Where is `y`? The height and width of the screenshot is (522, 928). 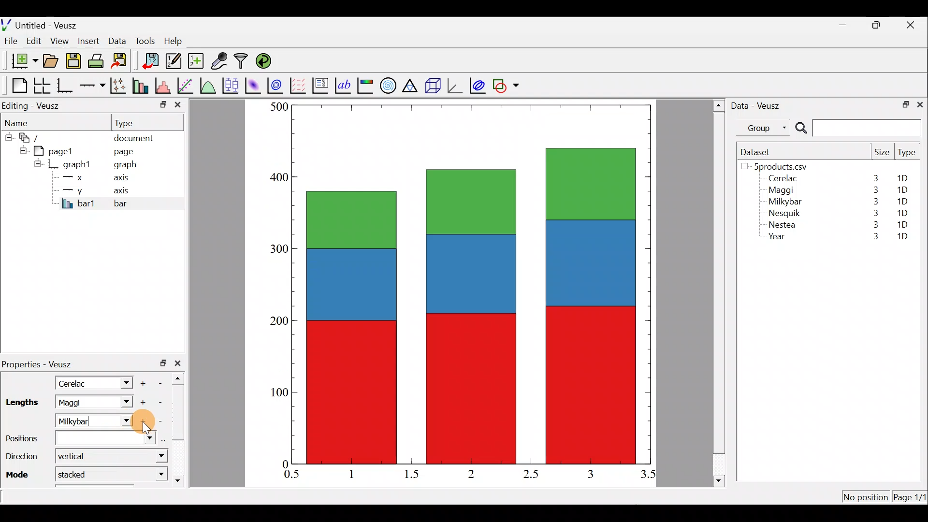
y is located at coordinates (72, 189).